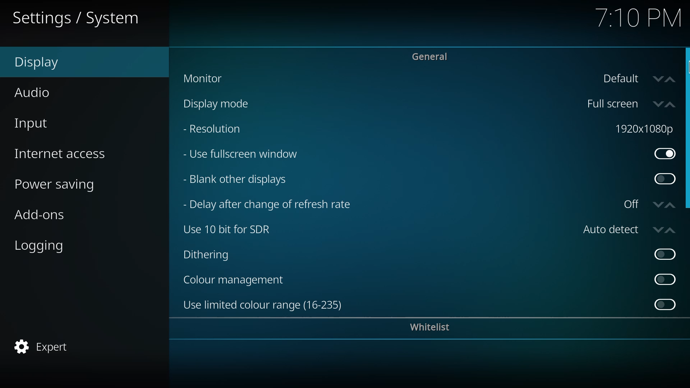 The image size is (690, 388). Describe the element at coordinates (664, 177) in the screenshot. I see `enable` at that location.